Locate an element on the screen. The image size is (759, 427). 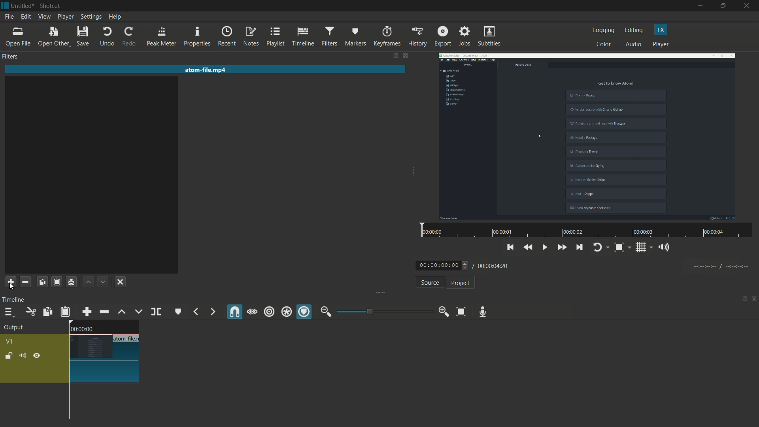
close filter pane is located at coordinates (406, 57).